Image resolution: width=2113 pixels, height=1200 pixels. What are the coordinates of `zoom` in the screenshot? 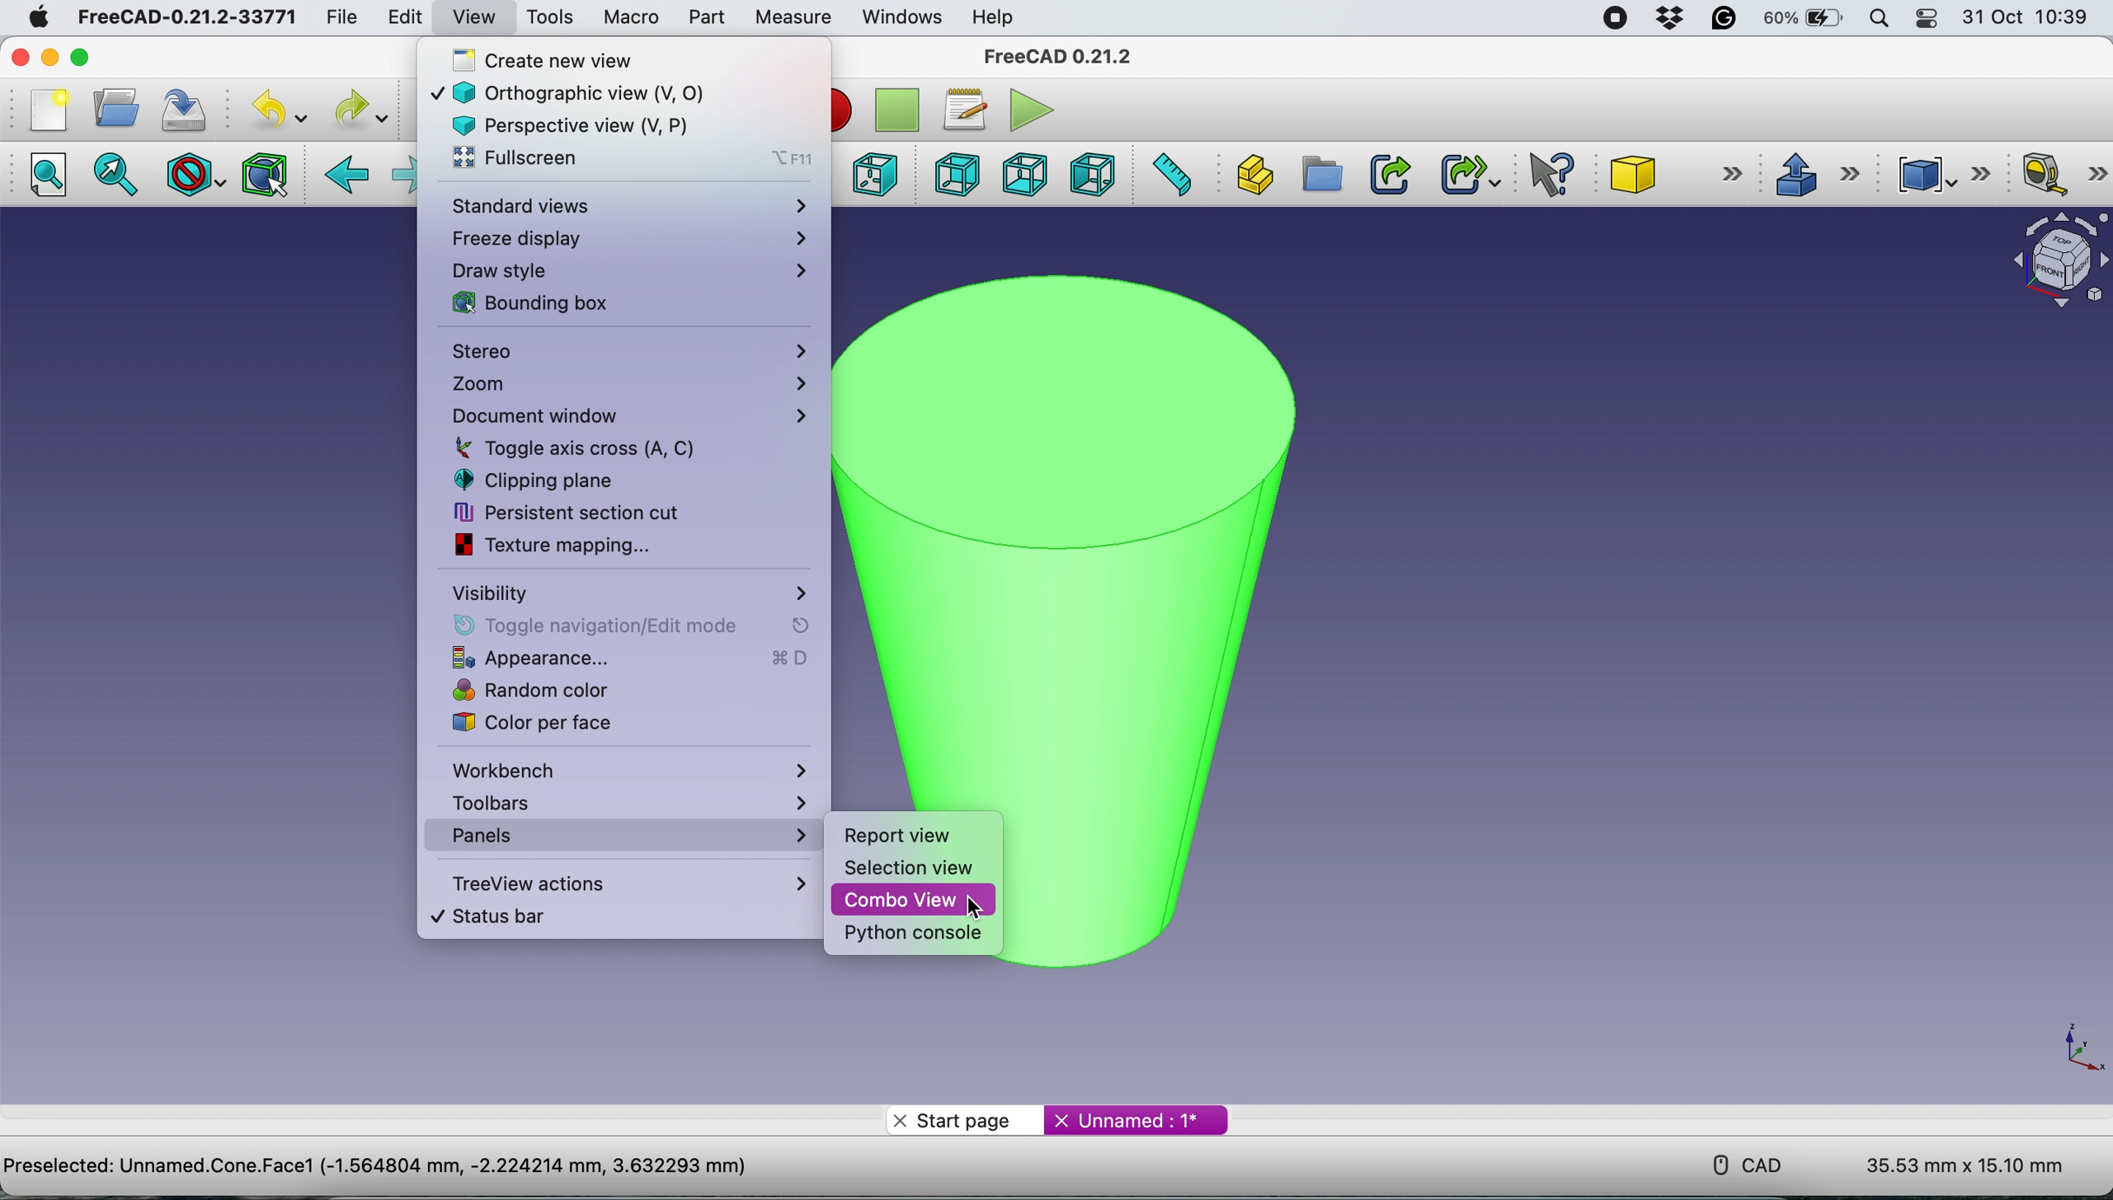 It's located at (627, 385).